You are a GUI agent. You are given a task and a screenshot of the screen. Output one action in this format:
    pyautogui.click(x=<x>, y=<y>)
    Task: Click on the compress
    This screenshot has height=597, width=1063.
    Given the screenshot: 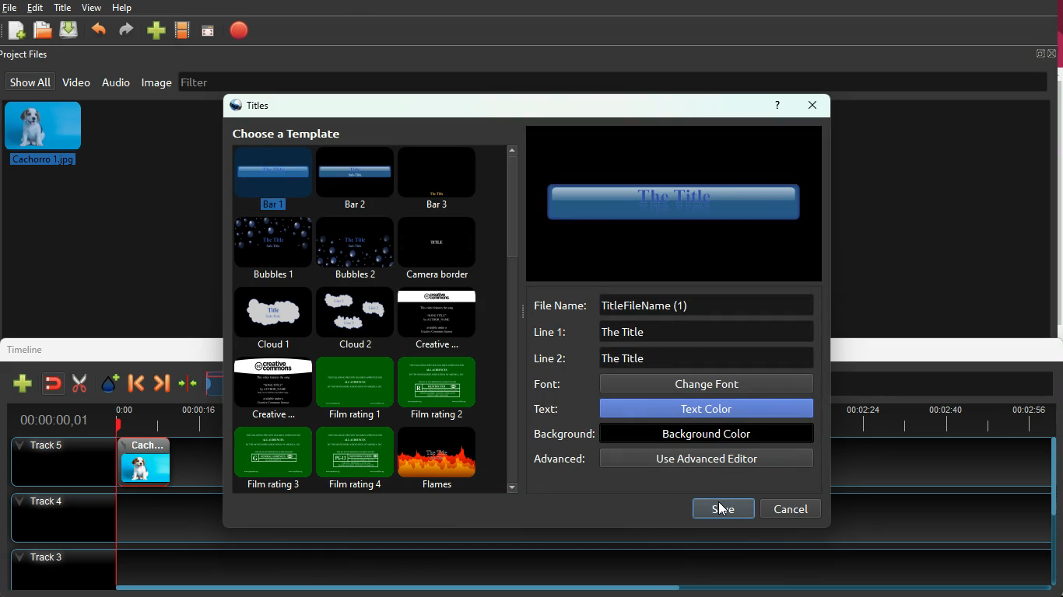 What is the action you would take?
    pyautogui.click(x=188, y=386)
    